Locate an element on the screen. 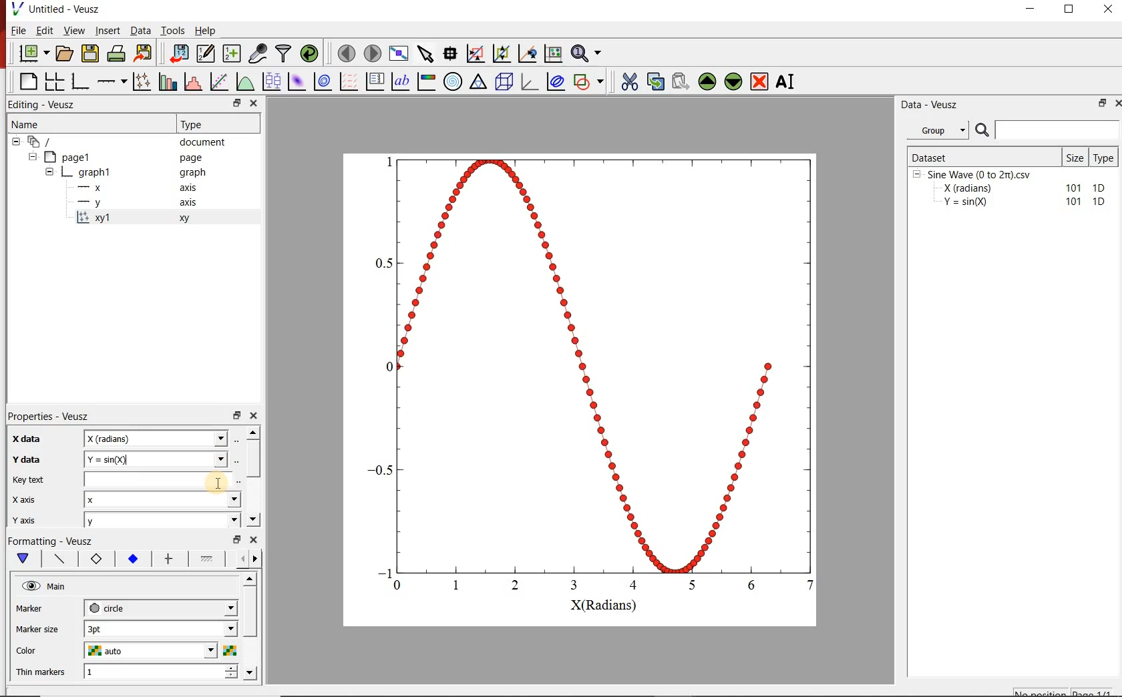 This screenshot has height=697, width=1122. reload linked datasets is located at coordinates (311, 53).